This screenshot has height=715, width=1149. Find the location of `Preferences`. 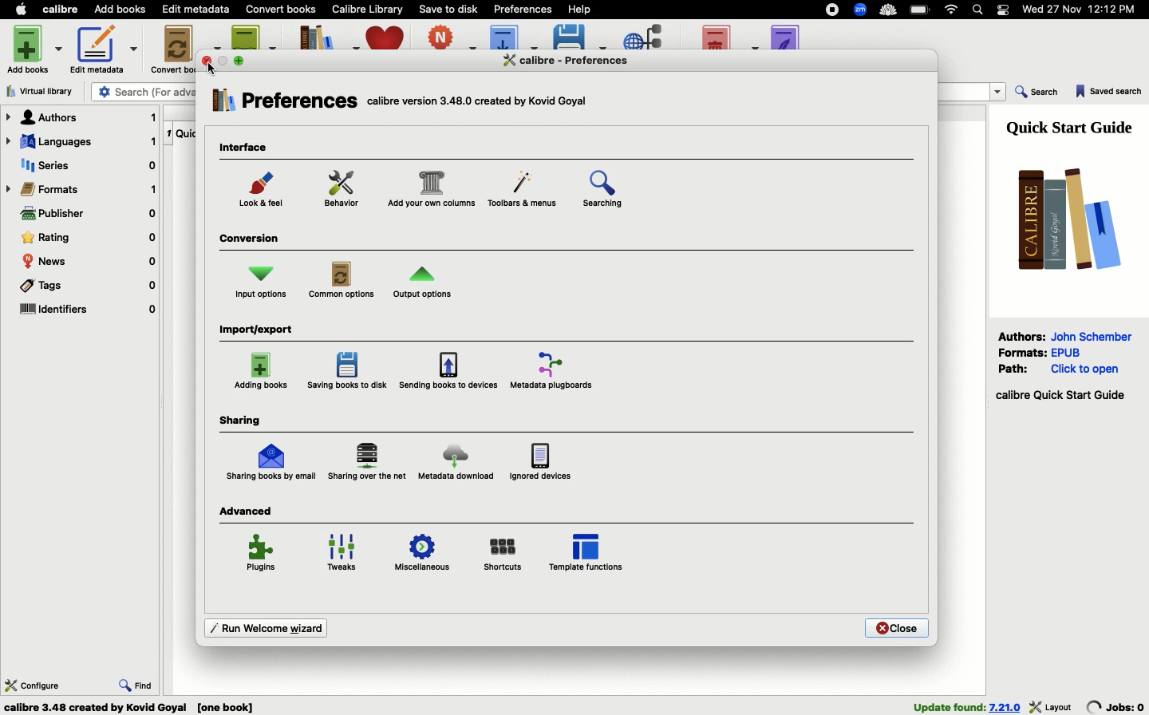

Preferences is located at coordinates (283, 104).